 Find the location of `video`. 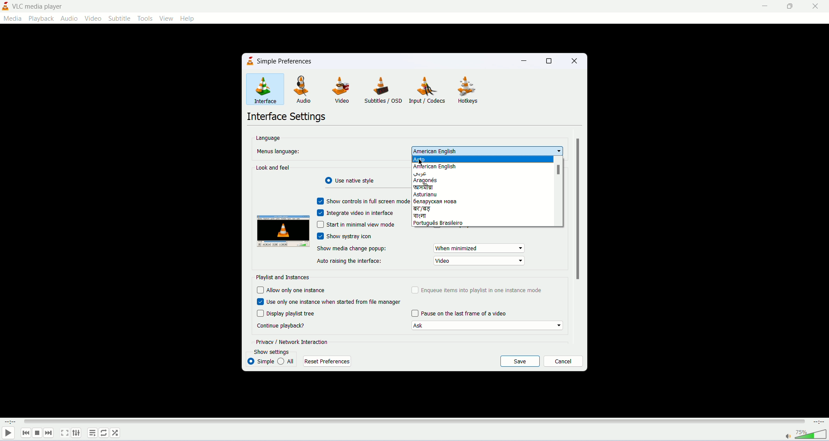

video is located at coordinates (339, 90).